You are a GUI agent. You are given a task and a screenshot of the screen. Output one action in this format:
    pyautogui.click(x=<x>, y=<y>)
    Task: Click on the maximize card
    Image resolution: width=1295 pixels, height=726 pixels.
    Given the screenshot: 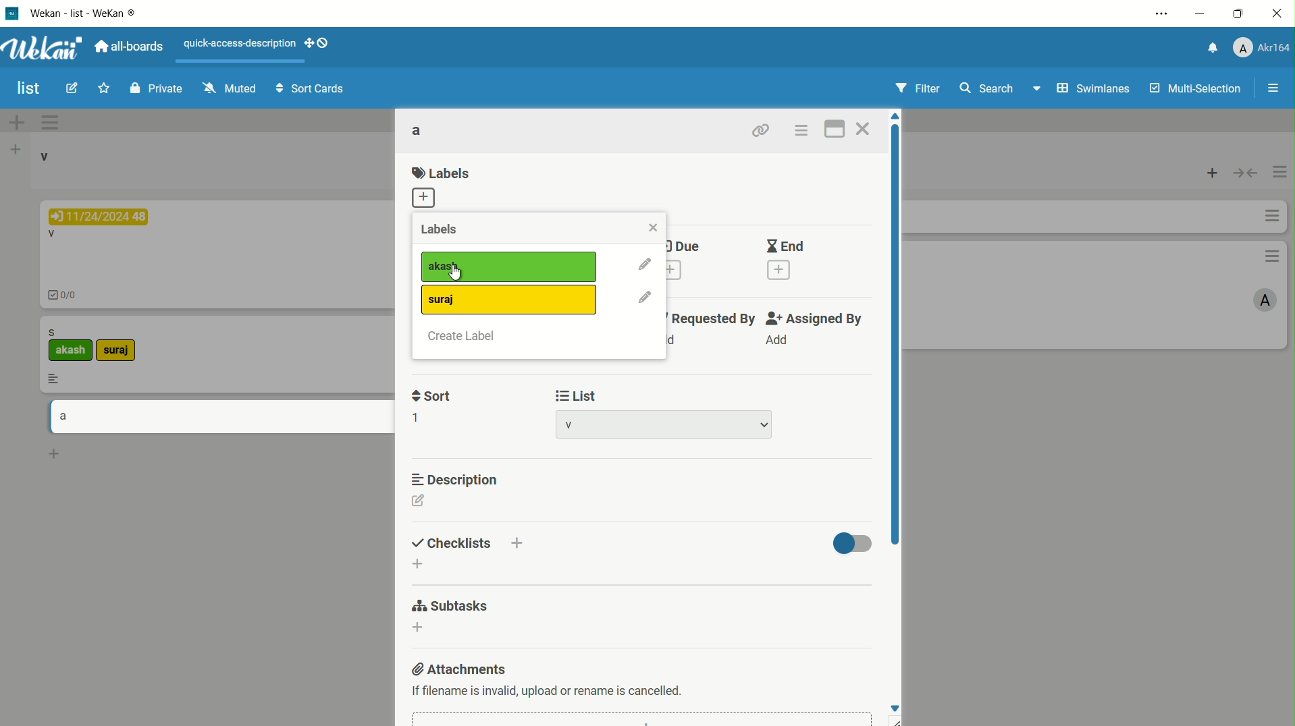 What is the action you would take?
    pyautogui.click(x=837, y=128)
    